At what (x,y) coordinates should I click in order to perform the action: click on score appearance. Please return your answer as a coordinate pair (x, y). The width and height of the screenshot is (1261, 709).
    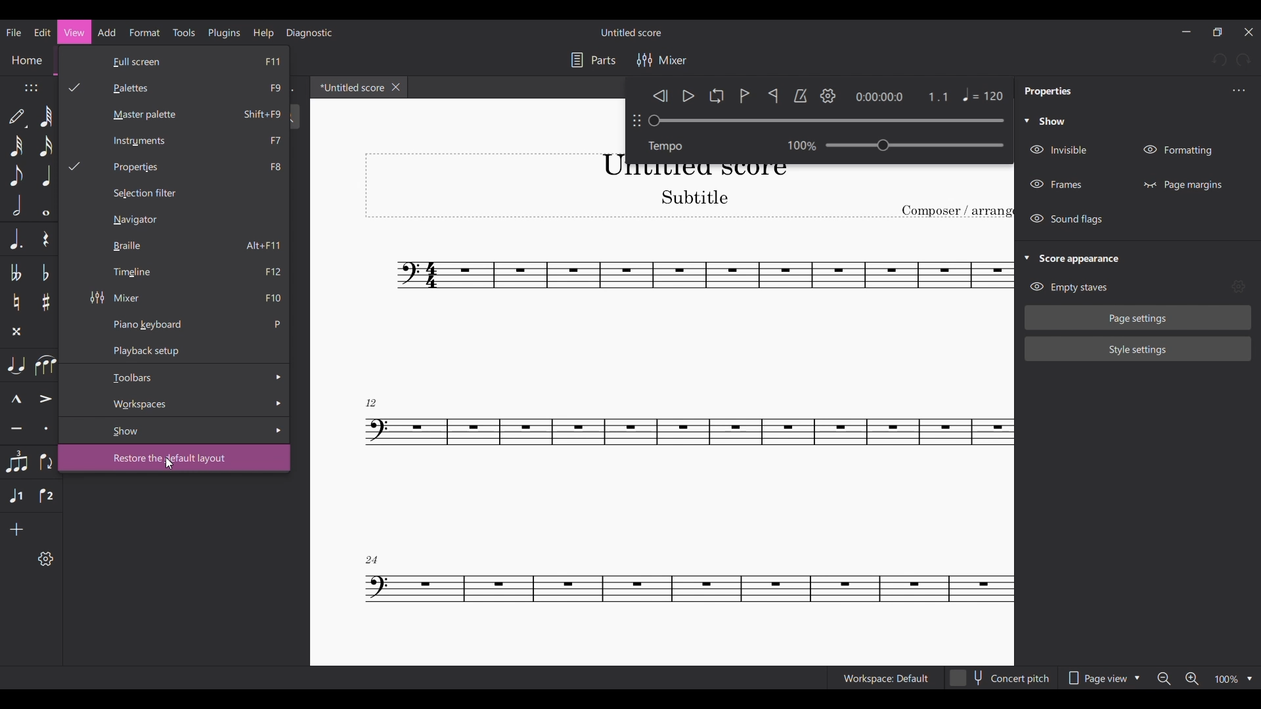
    Looking at the image, I should click on (1088, 257).